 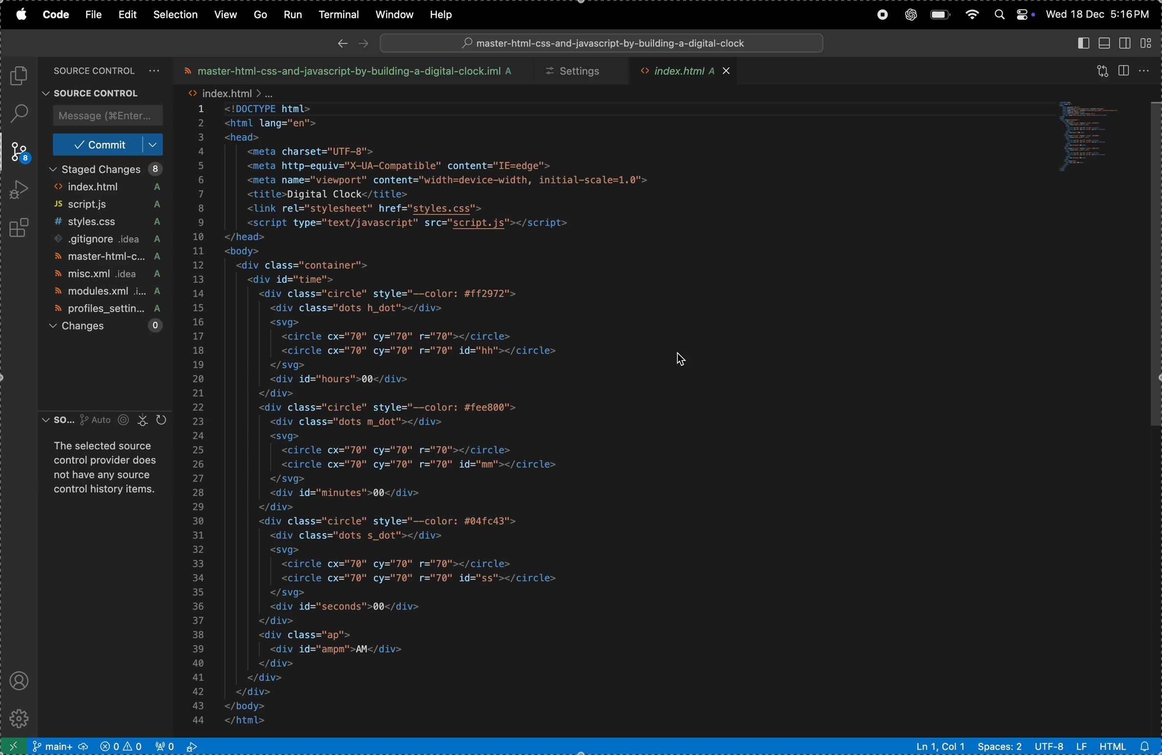 I want to click on index .html tab, so click(x=685, y=72).